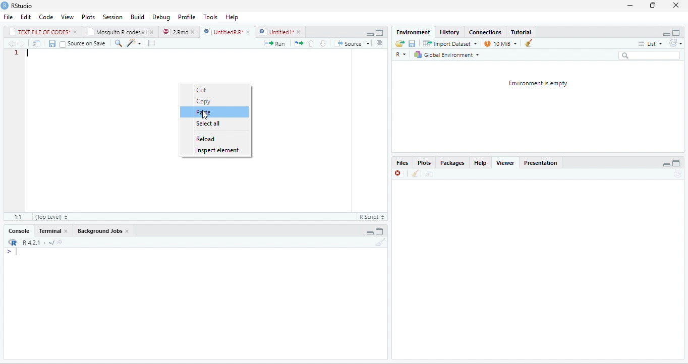  Describe the element at coordinates (298, 43) in the screenshot. I see `re-run the previous code region` at that location.